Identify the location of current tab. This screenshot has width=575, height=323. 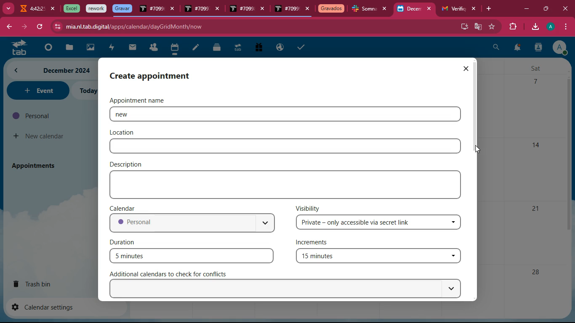
(409, 11).